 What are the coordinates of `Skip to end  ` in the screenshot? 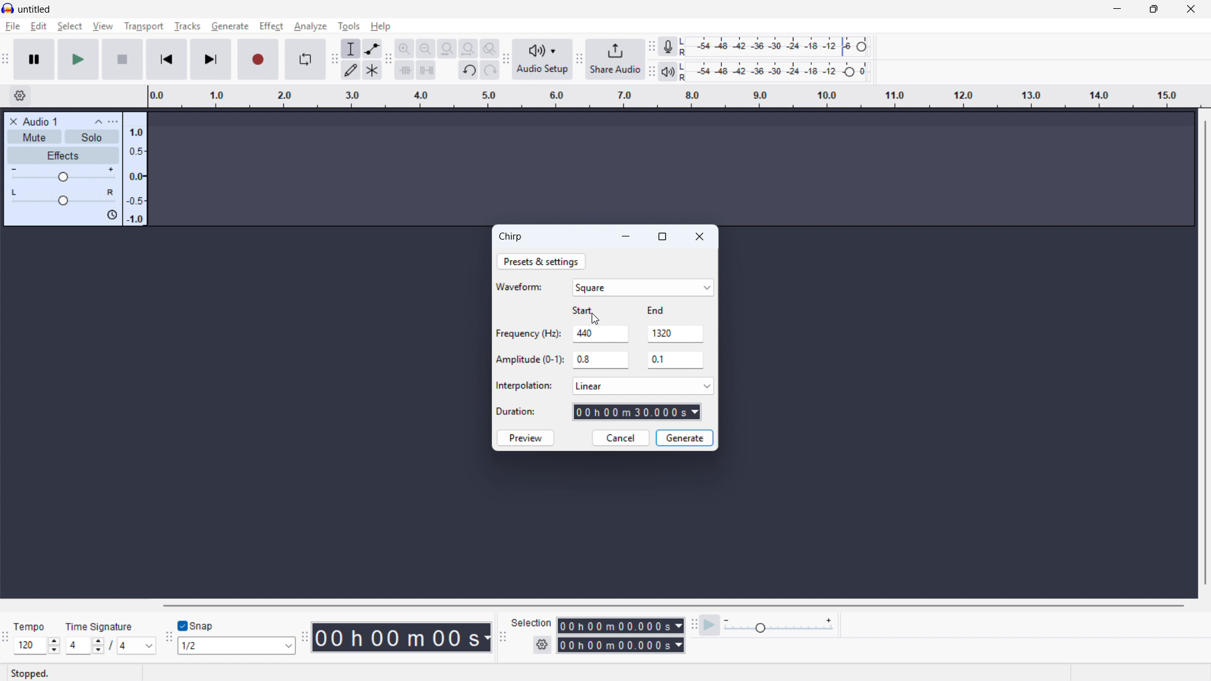 It's located at (211, 59).